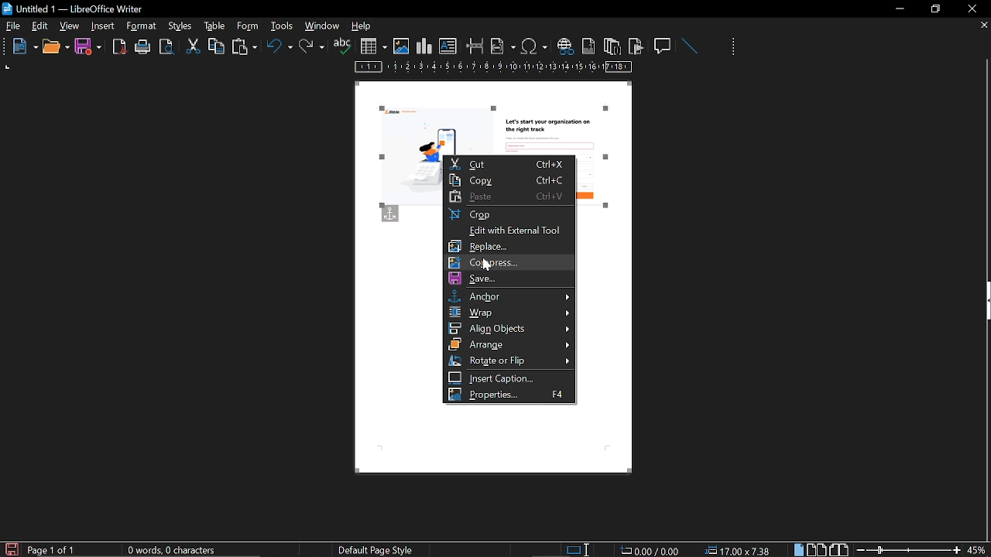 This screenshot has width=991, height=557. What do you see at coordinates (448, 46) in the screenshot?
I see `insert text` at bounding box center [448, 46].